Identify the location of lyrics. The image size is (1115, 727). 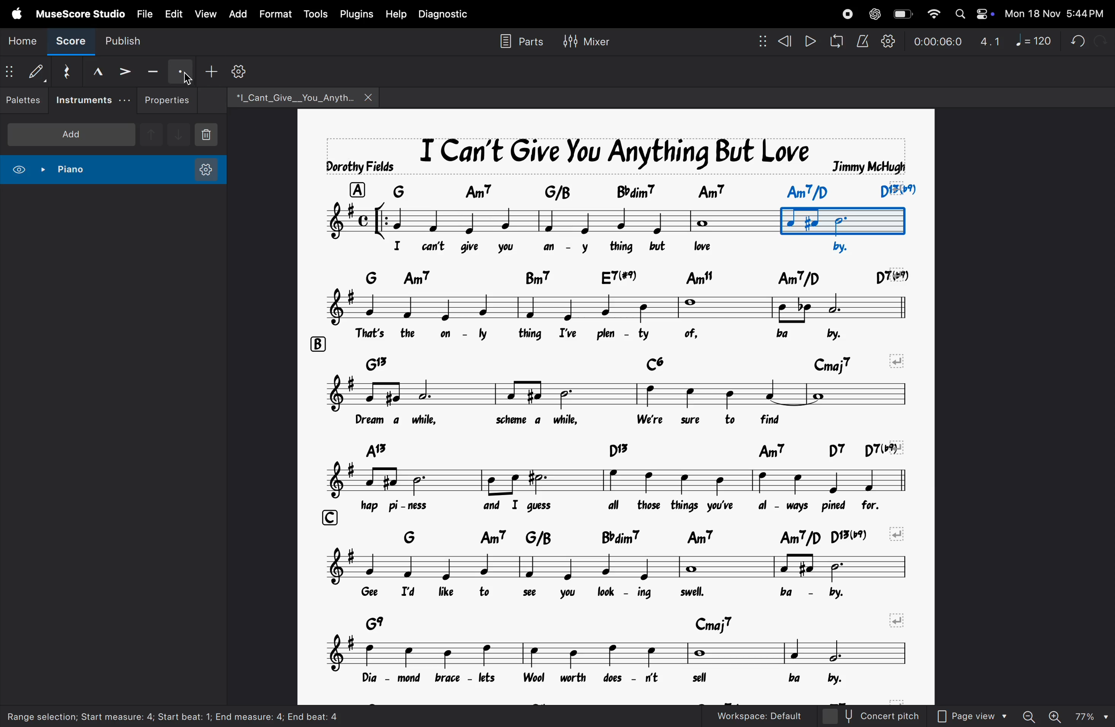
(615, 505).